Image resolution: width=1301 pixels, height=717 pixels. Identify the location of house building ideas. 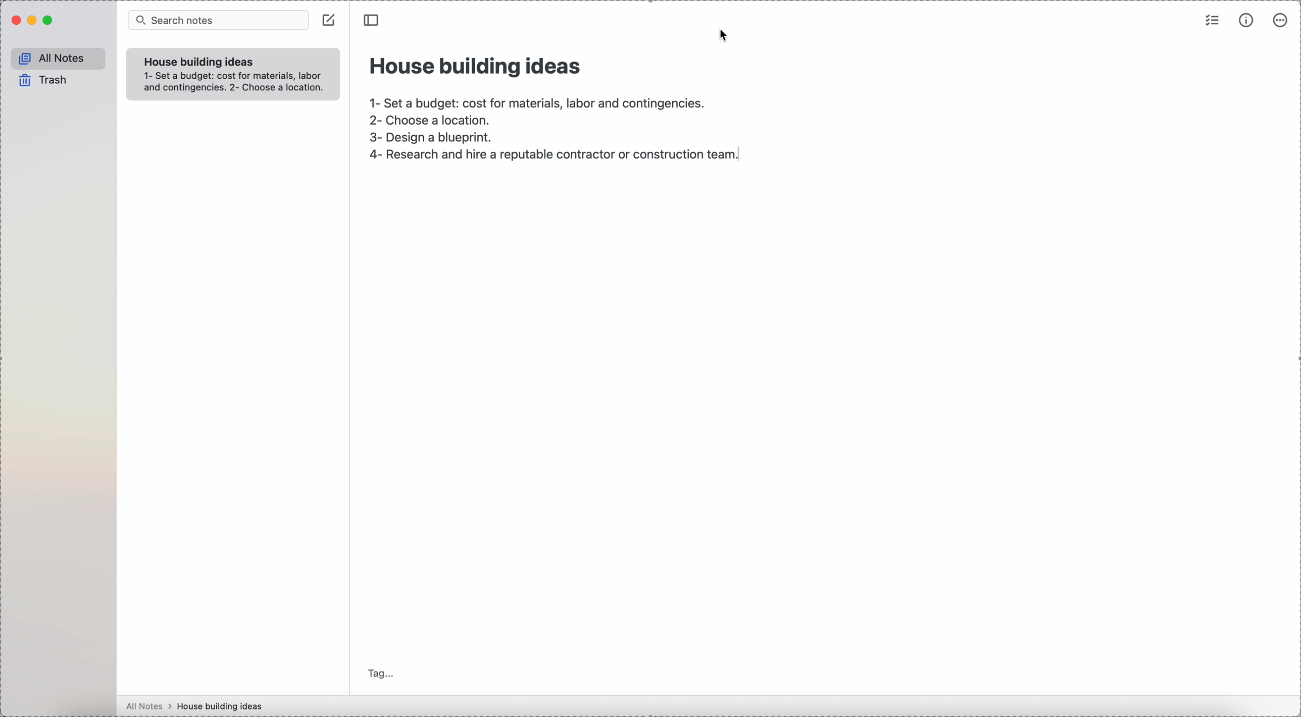
(199, 62).